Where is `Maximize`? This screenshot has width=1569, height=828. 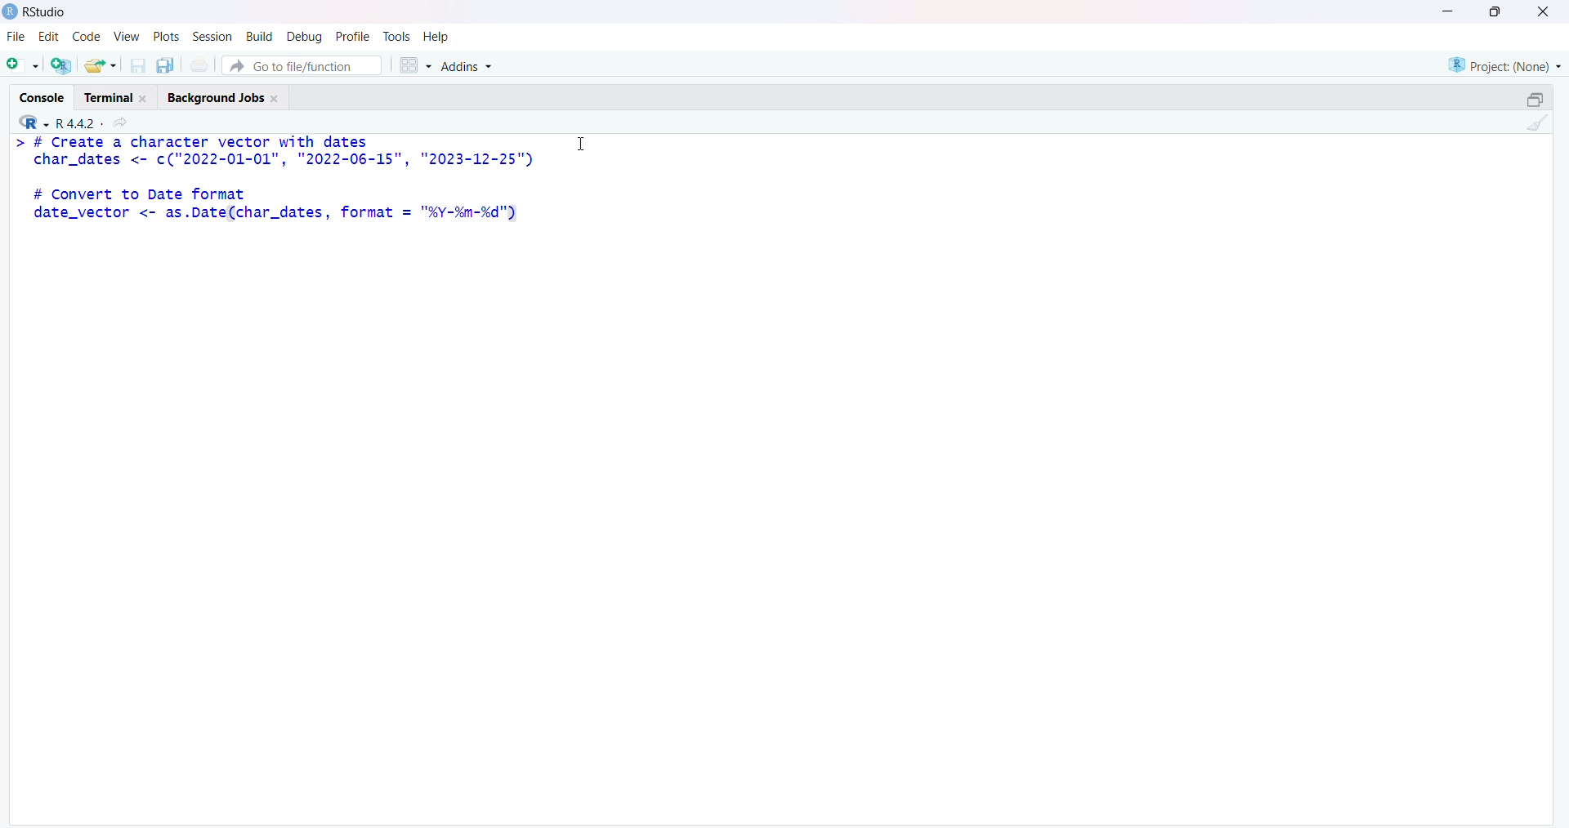
Maximize is located at coordinates (1495, 11).